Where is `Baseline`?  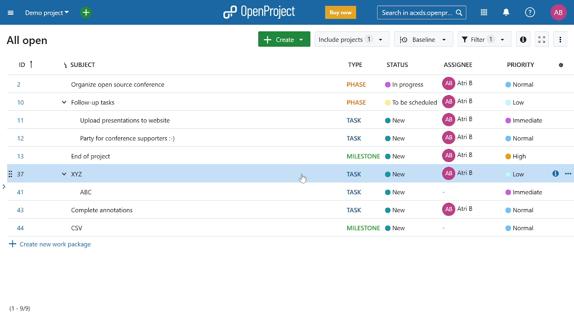
Baseline is located at coordinates (424, 39).